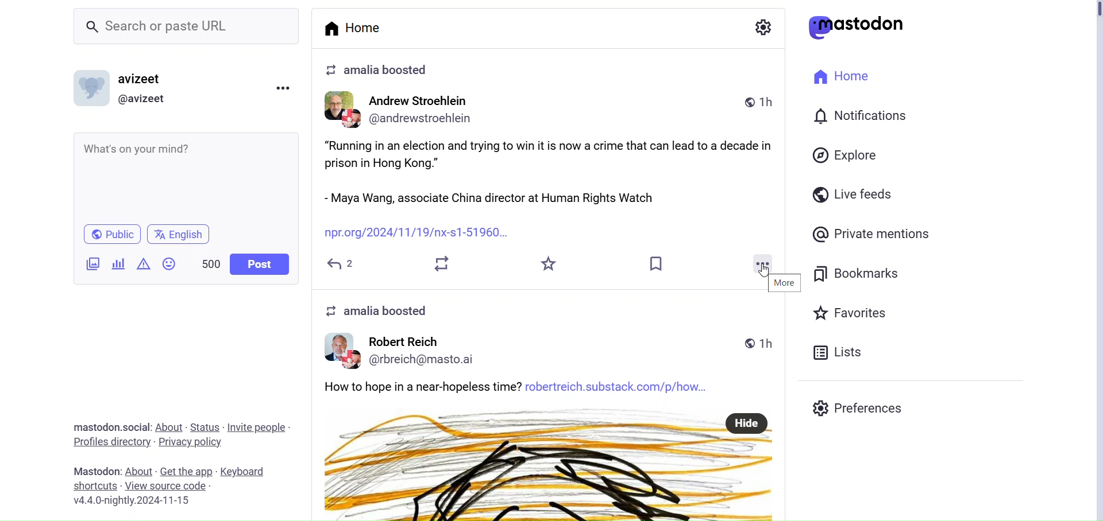  What do you see at coordinates (769, 272) in the screenshot?
I see `cursor` at bounding box center [769, 272].